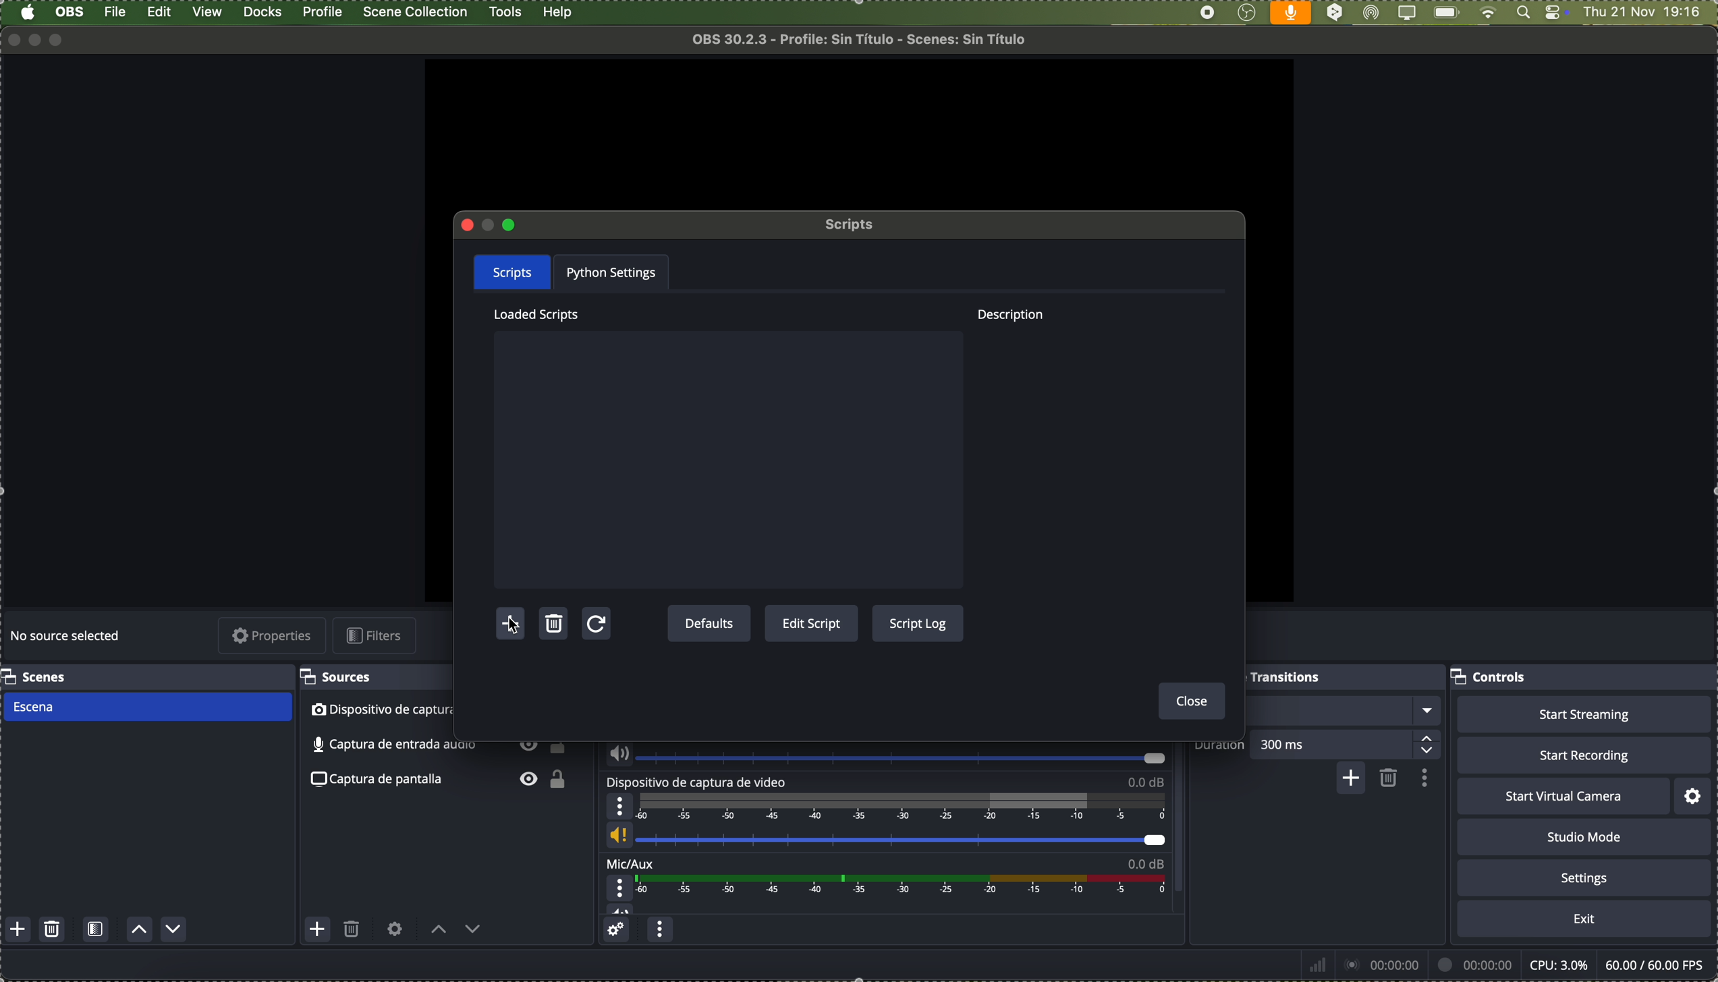  What do you see at coordinates (1194, 701) in the screenshot?
I see `close button` at bounding box center [1194, 701].